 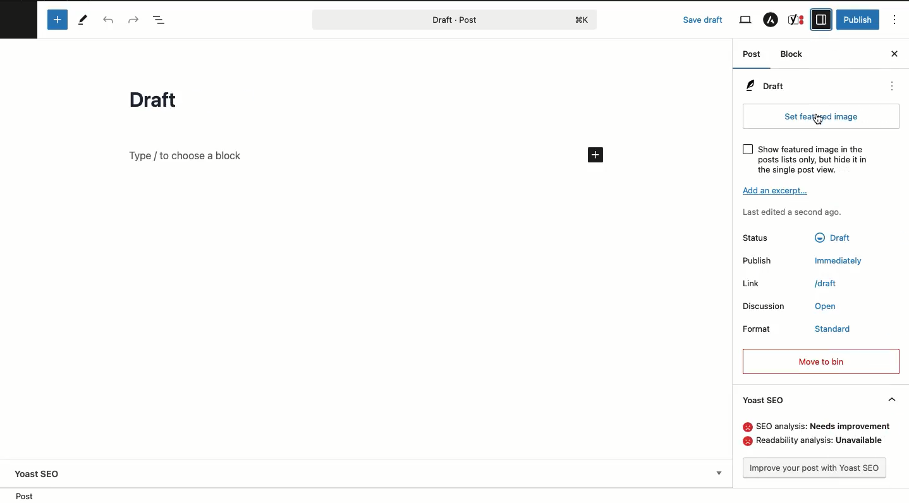 What do you see at coordinates (755, 329) in the screenshot?
I see `Format ` at bounding box center [755, 329].